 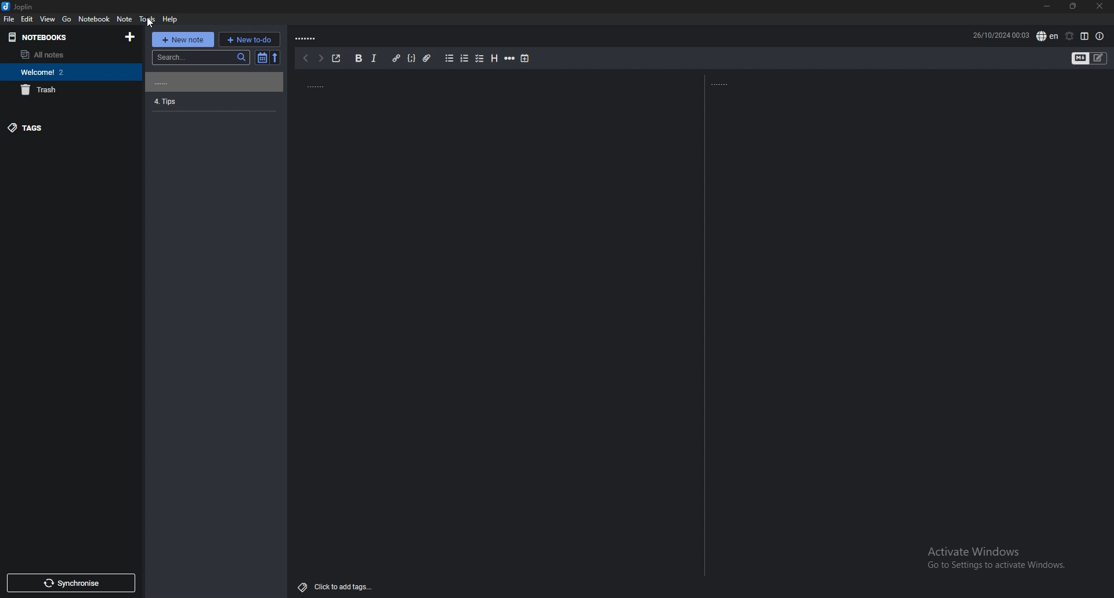 I want to click on tools, so click(x=147, y=19).